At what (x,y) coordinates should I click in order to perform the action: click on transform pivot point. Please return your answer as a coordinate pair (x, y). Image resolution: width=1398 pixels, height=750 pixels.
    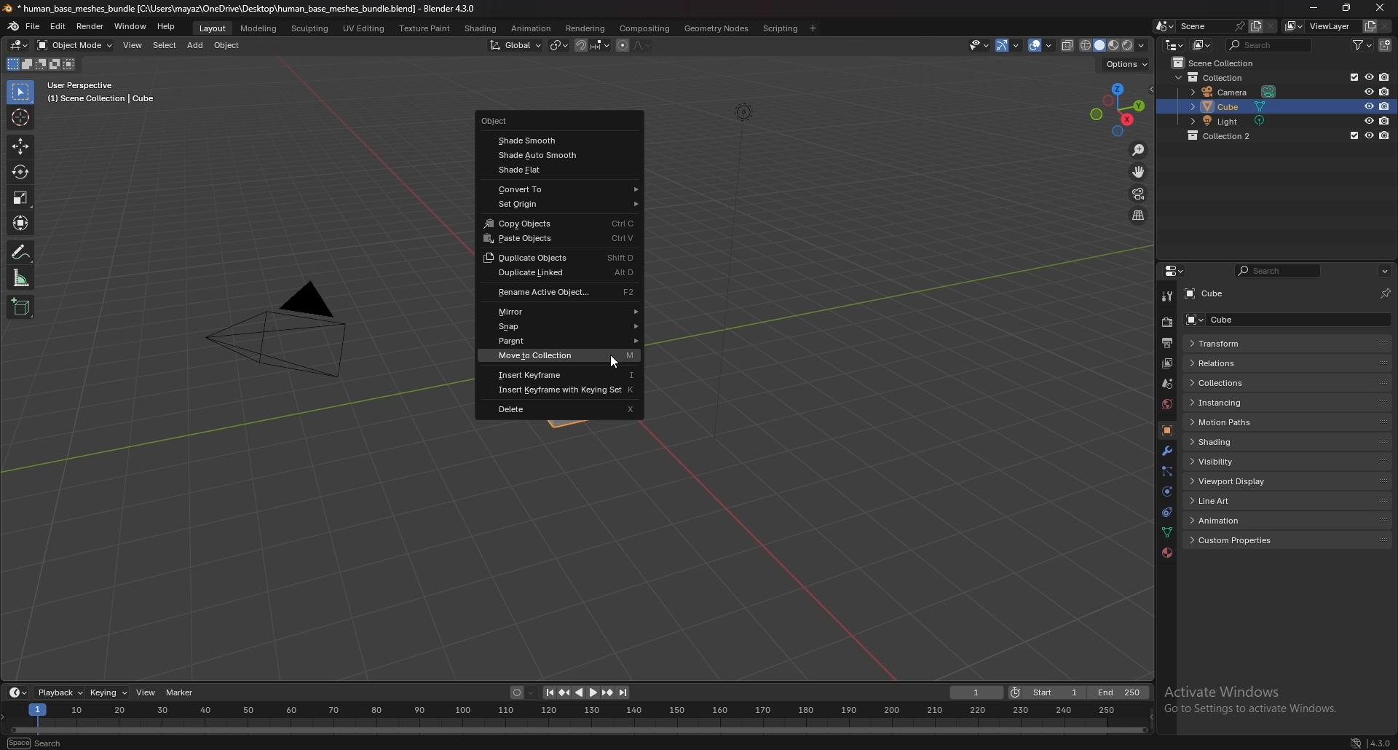
    Looking at the image, I should click on (559, 45).